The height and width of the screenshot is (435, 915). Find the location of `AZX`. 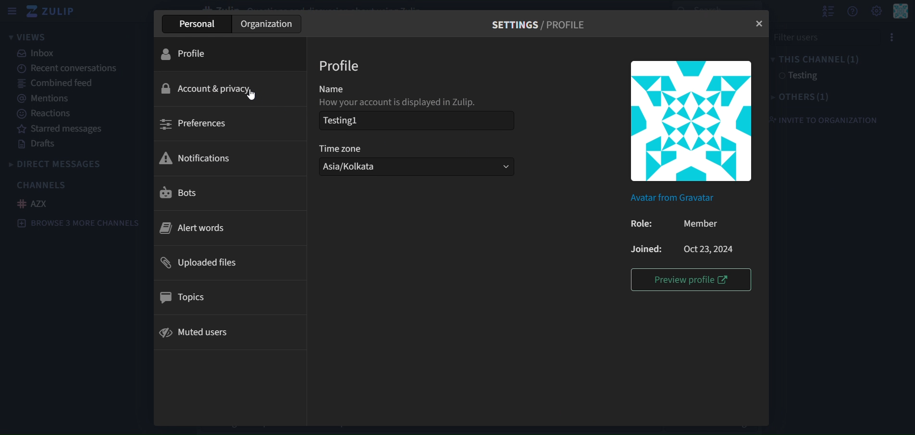

AZX is located at coordinates (36, 204).